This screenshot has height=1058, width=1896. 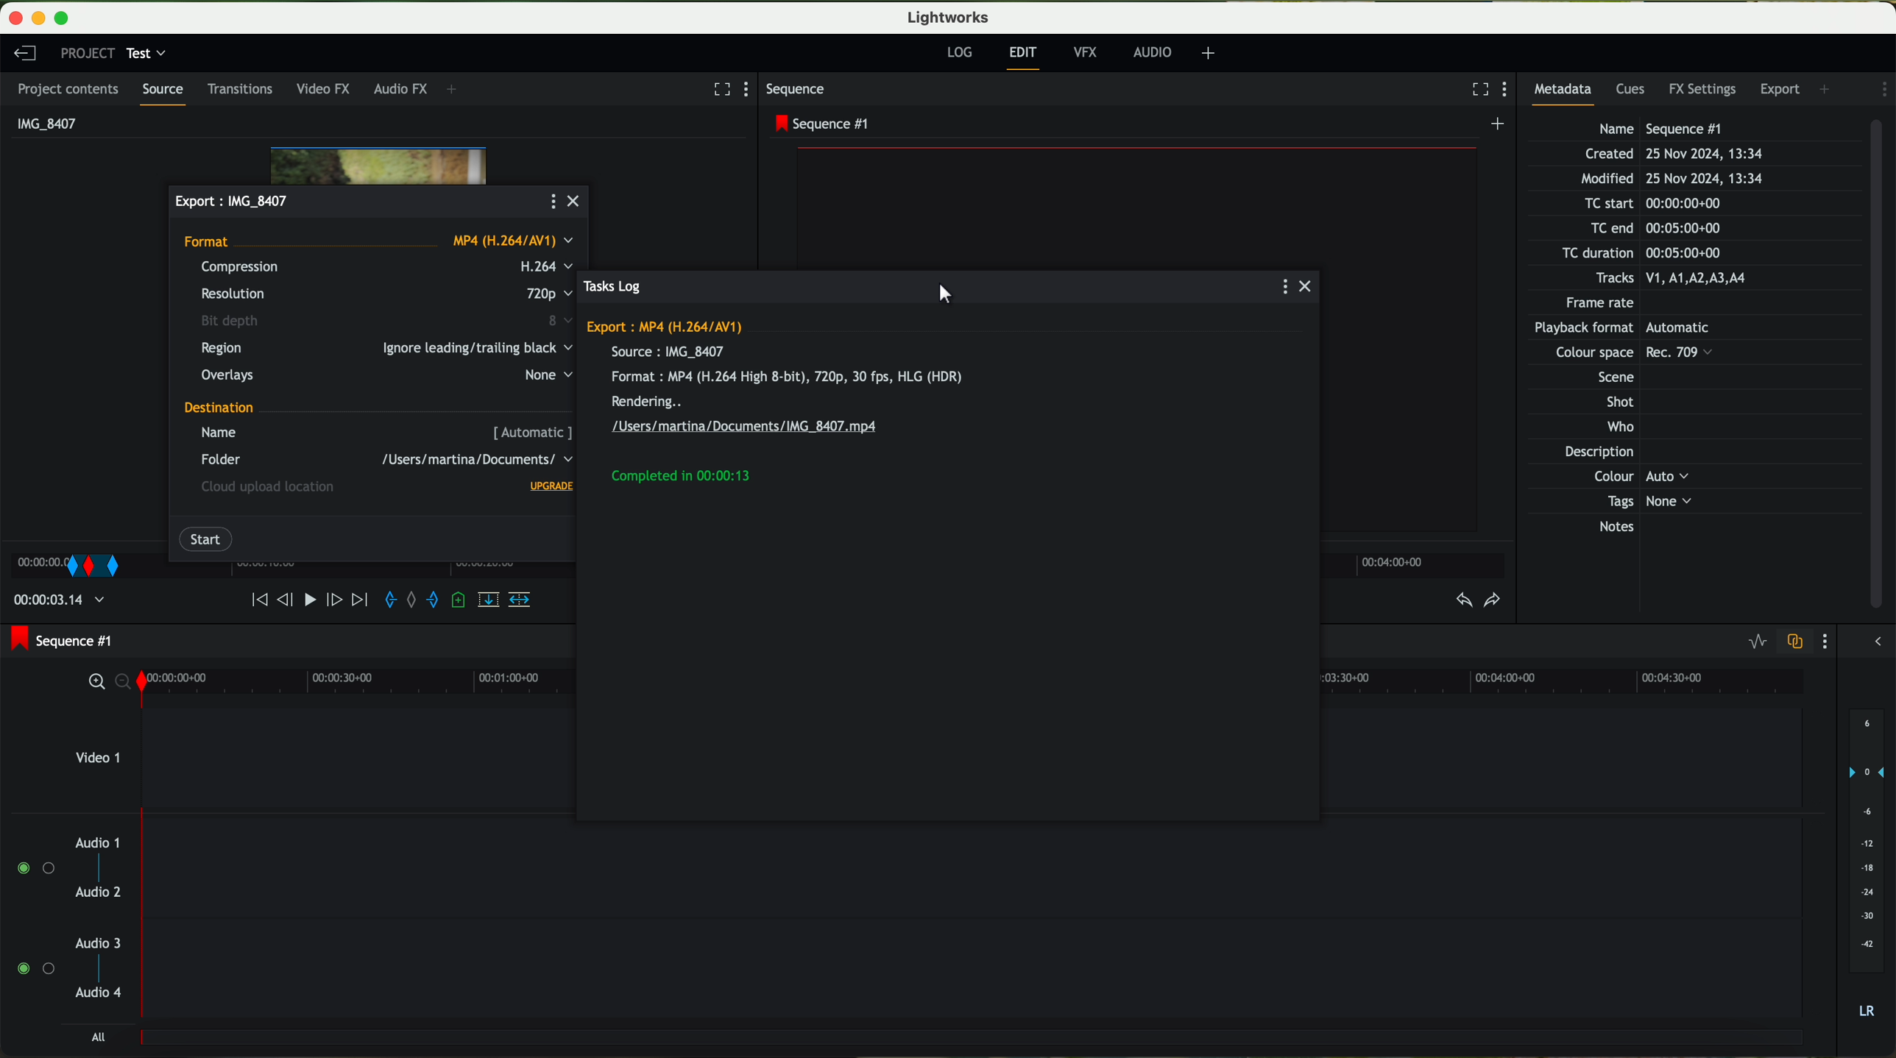 I want to click on project contents, so click(x=70, y=89).